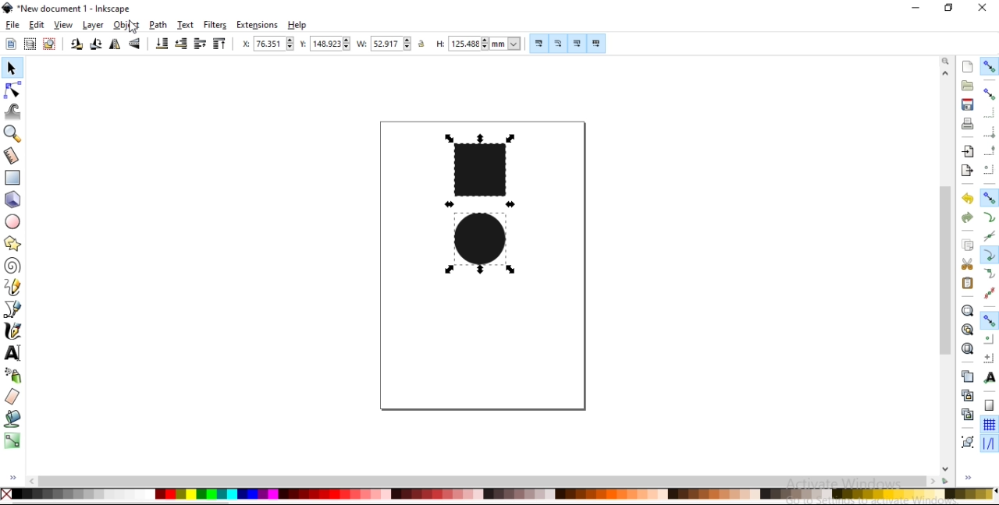 The height and width of the screenshot is (505, 999). Describe the element at coordinates (988, 235) in the screenshot. I see `snap to path intersections` at that location.